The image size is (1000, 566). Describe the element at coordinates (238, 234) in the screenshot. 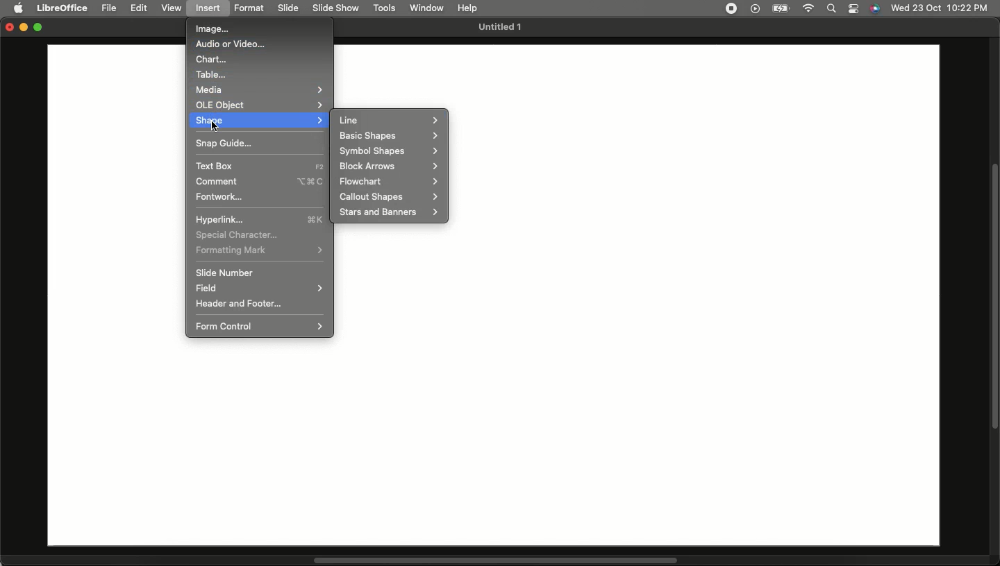

I see `Special character` at that location.